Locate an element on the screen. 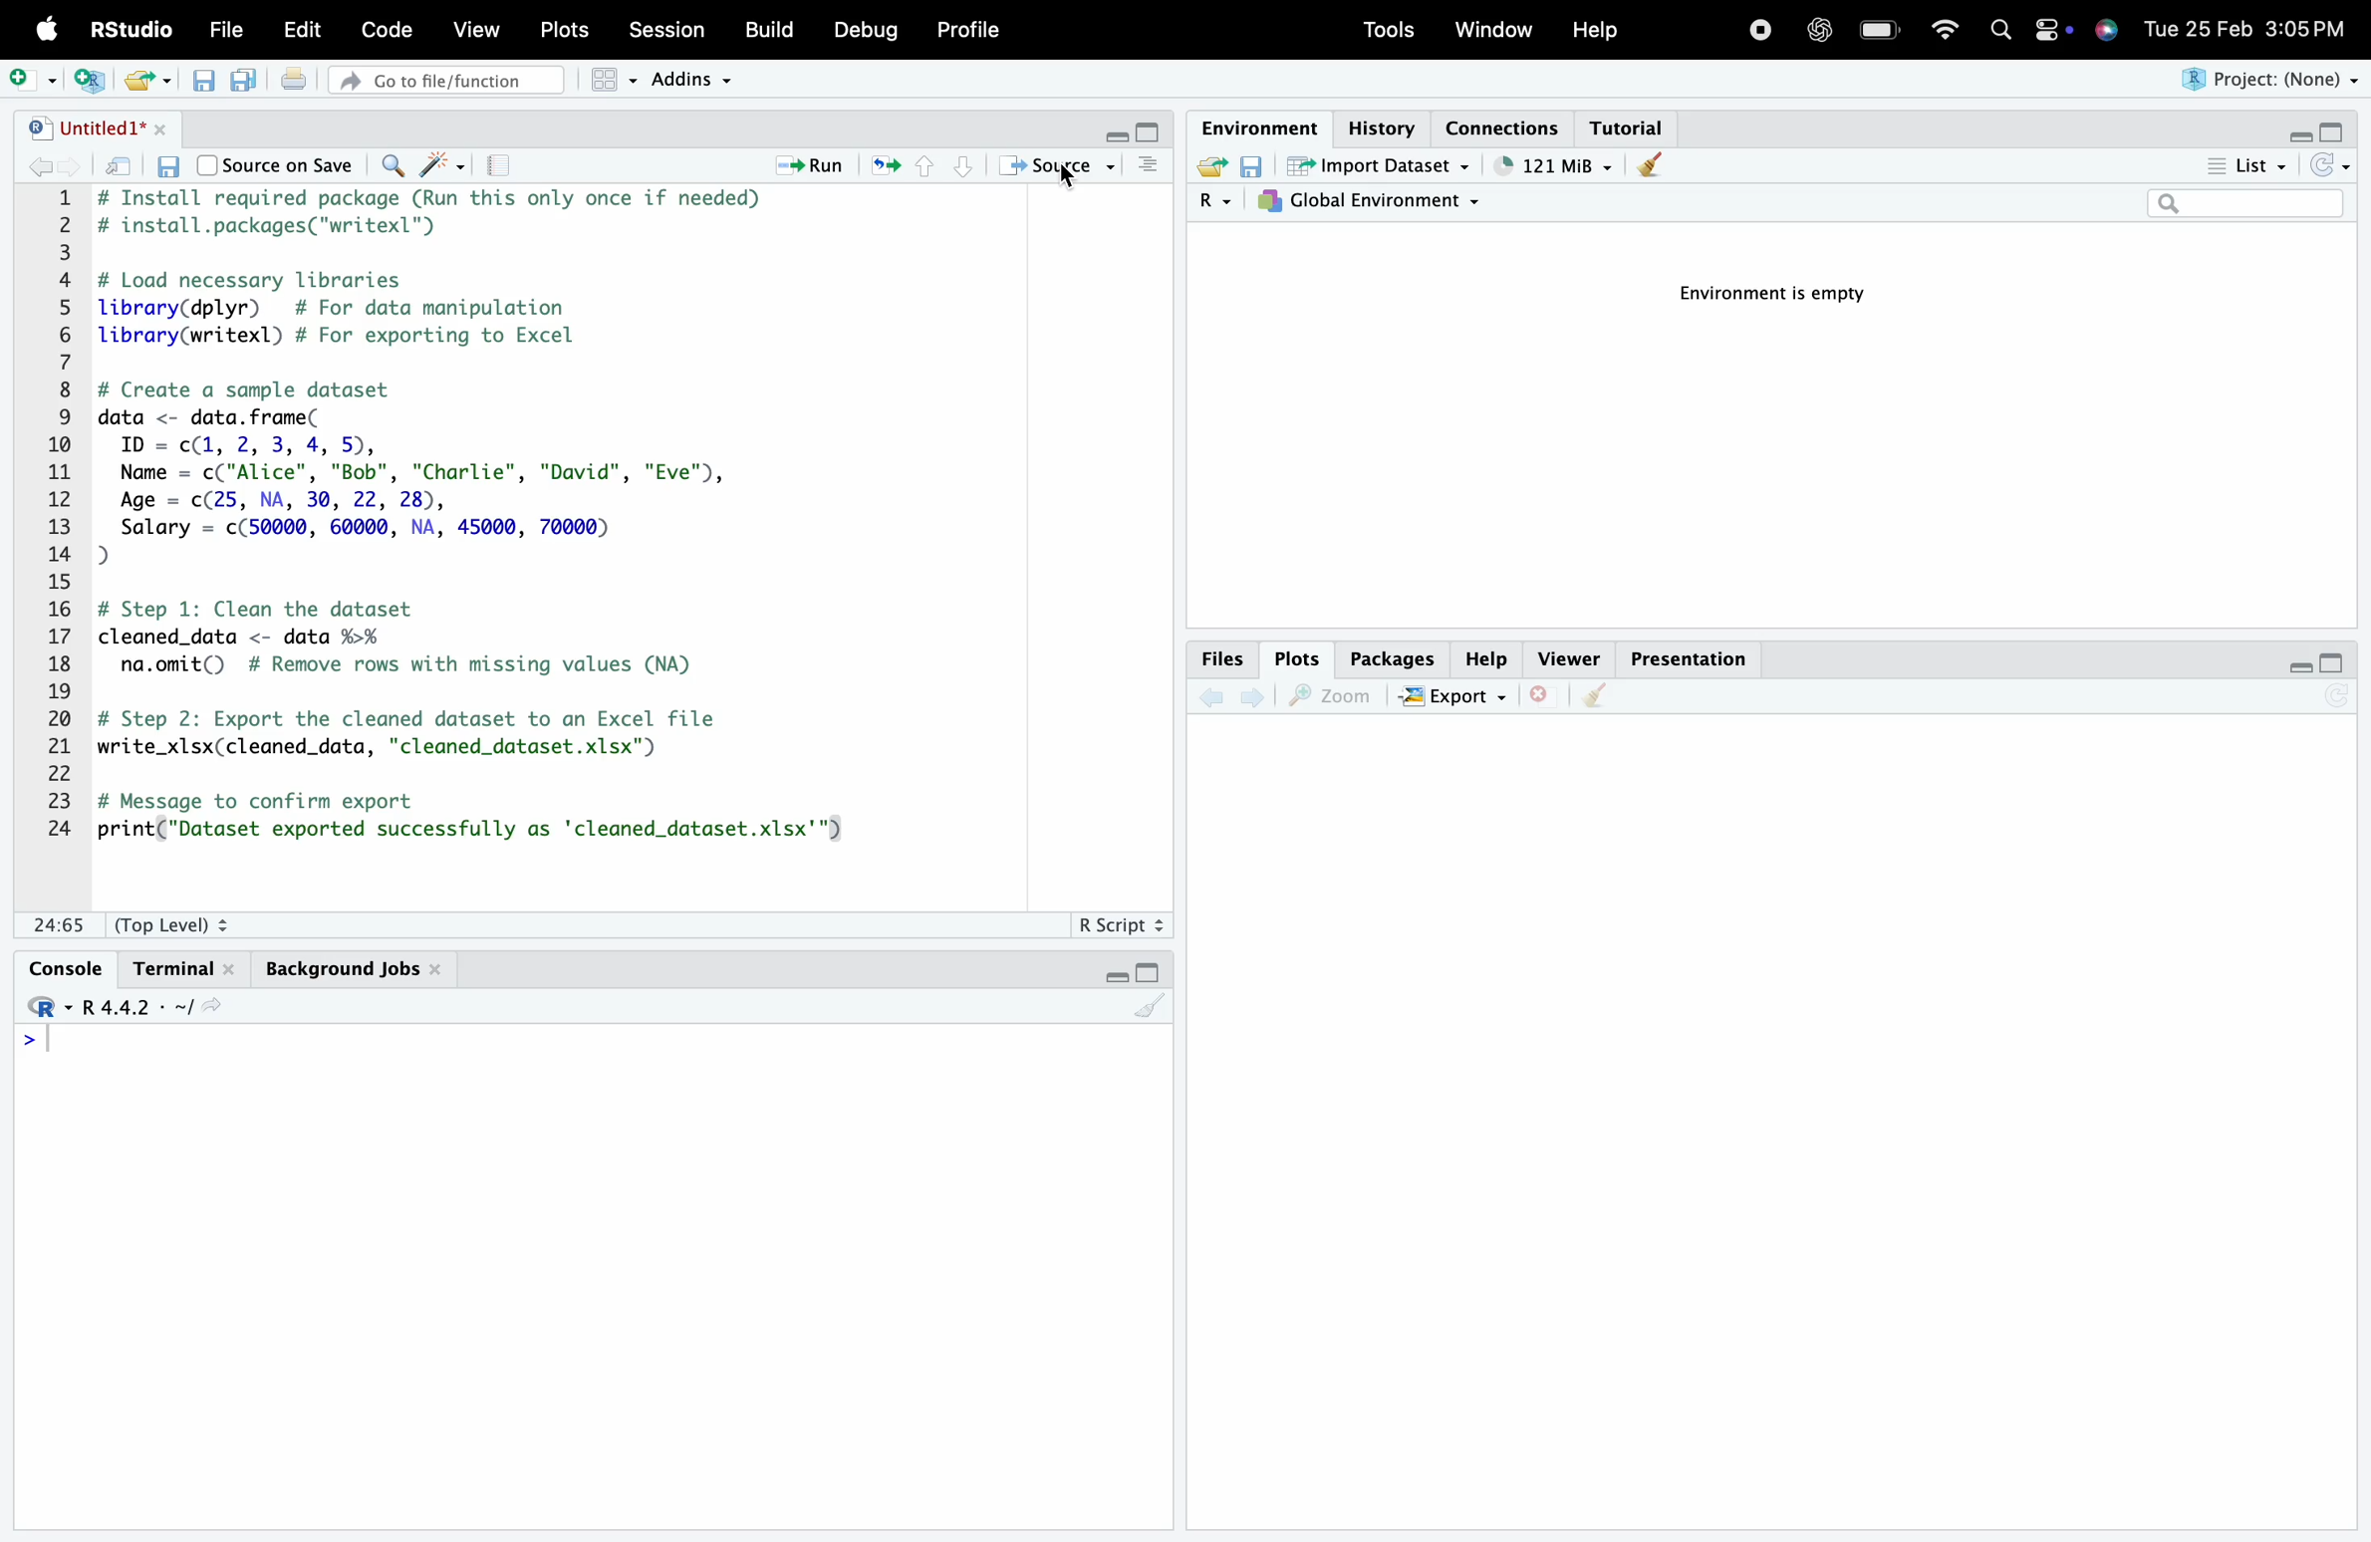 The height and width of the screenshot is (1542, 2371). Minimize is located at coordinates (2298, 133).